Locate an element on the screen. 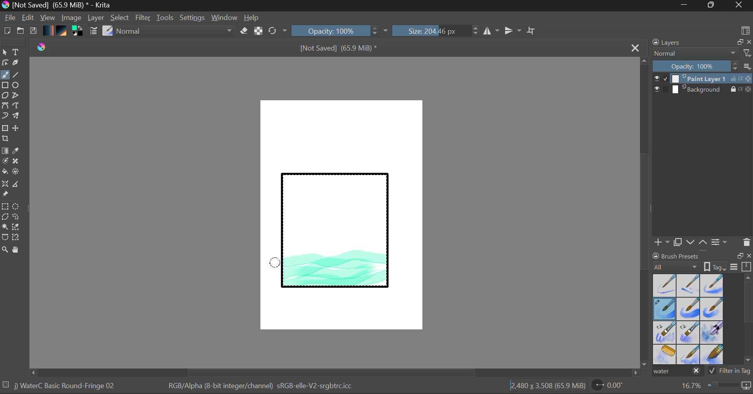 The height and width of the screenshot is (394, 753). Brush Selected is located at coordinates (66, 387).